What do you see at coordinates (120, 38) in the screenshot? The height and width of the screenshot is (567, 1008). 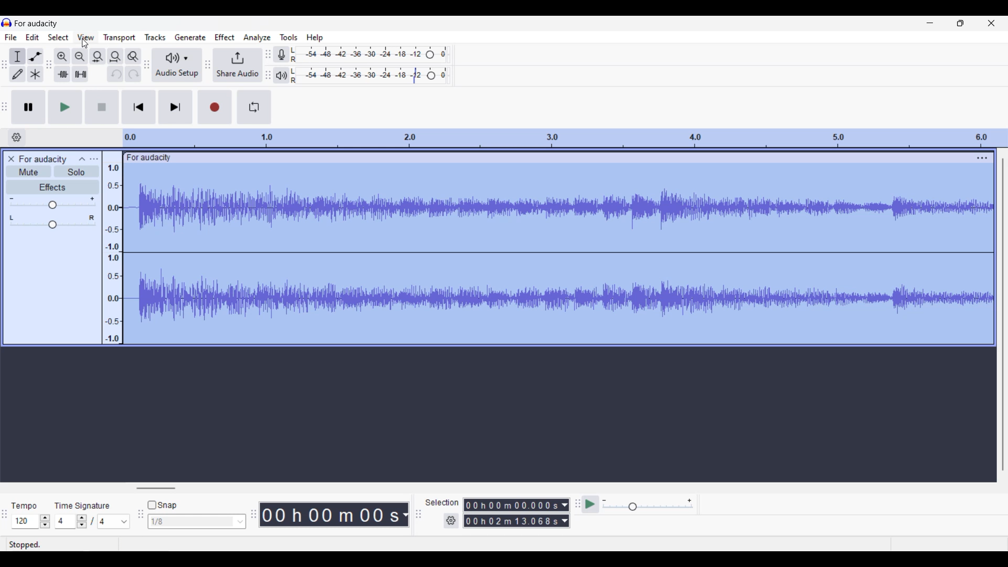 I see `Transport menu` at bounding box center [120, 38].